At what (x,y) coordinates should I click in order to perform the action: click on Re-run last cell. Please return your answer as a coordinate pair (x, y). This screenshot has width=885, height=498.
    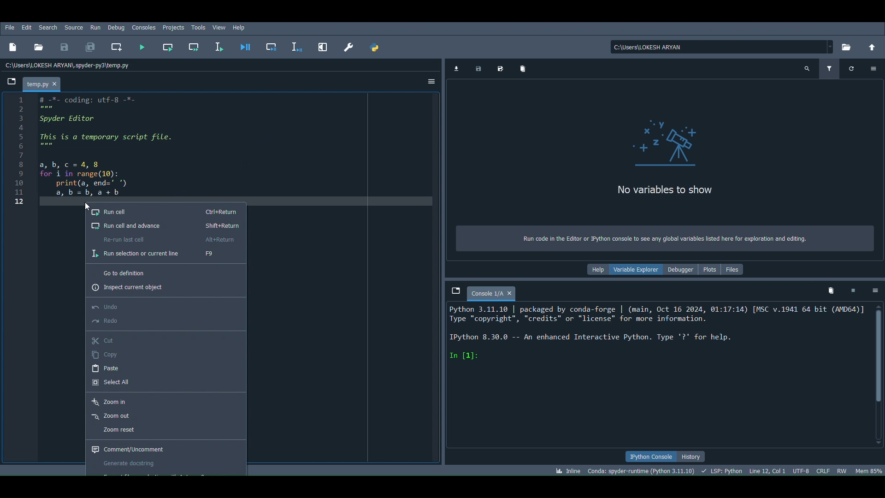
    Looking at the image, I should click on (164, 240).